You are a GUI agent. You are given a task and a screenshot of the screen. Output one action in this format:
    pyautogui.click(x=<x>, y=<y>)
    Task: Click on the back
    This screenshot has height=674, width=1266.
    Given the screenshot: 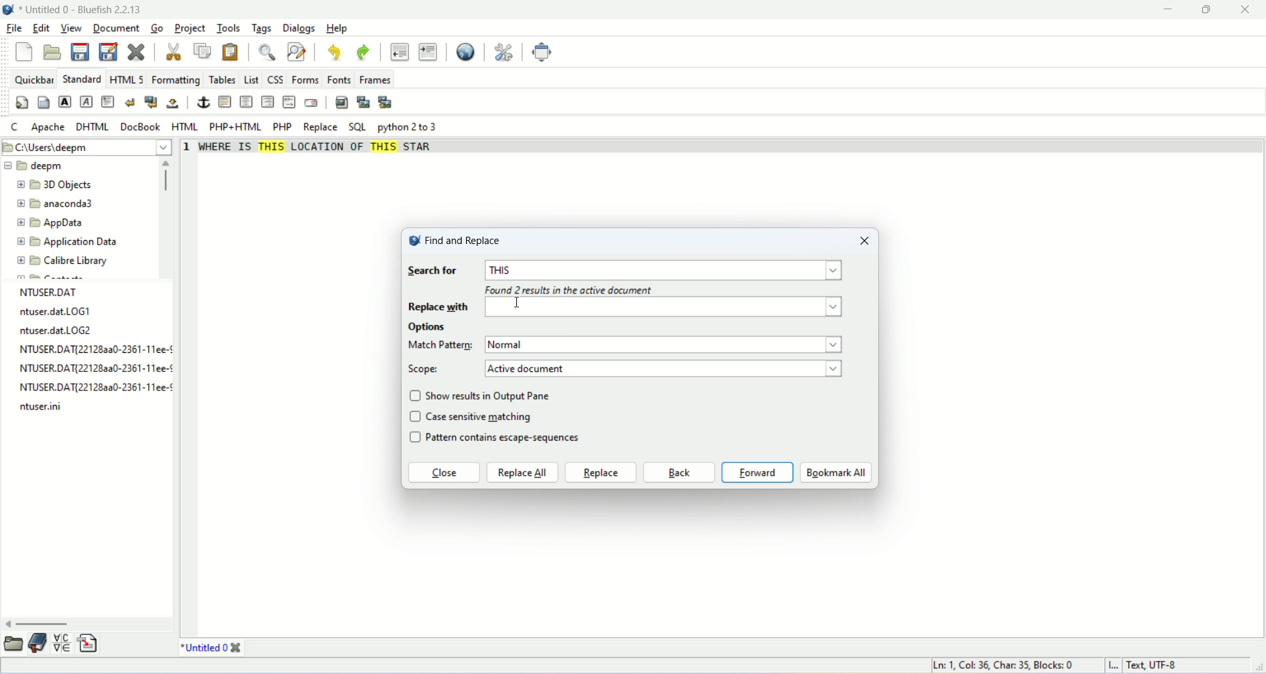 What is the action you would take?
    pyautogui.click(x=678, y=473)
    